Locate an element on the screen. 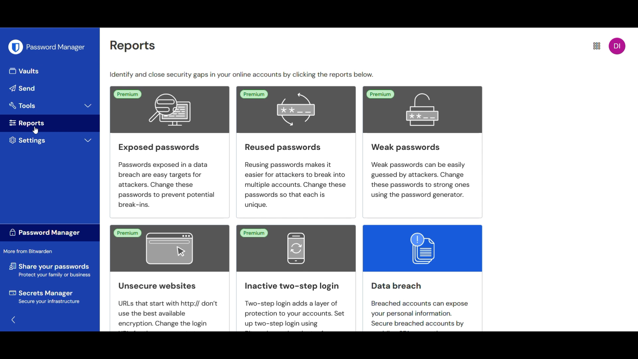 Image resolution: width=638 pixels, height=359 pixels. Bitwarden logo is located at coordinates (15, 47).